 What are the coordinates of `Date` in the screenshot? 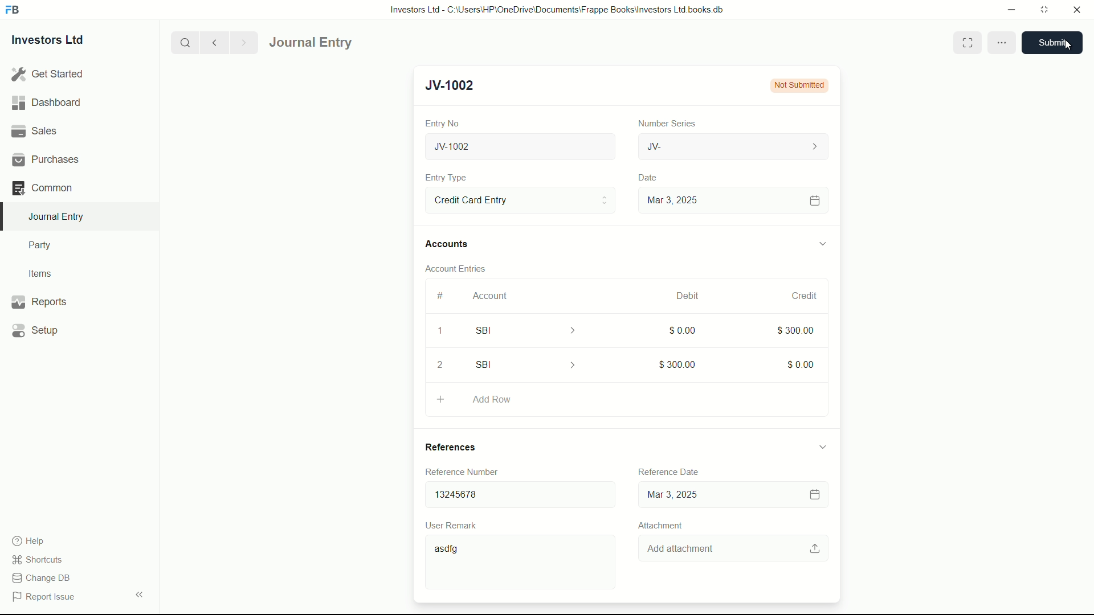 It's located at (649, 178).